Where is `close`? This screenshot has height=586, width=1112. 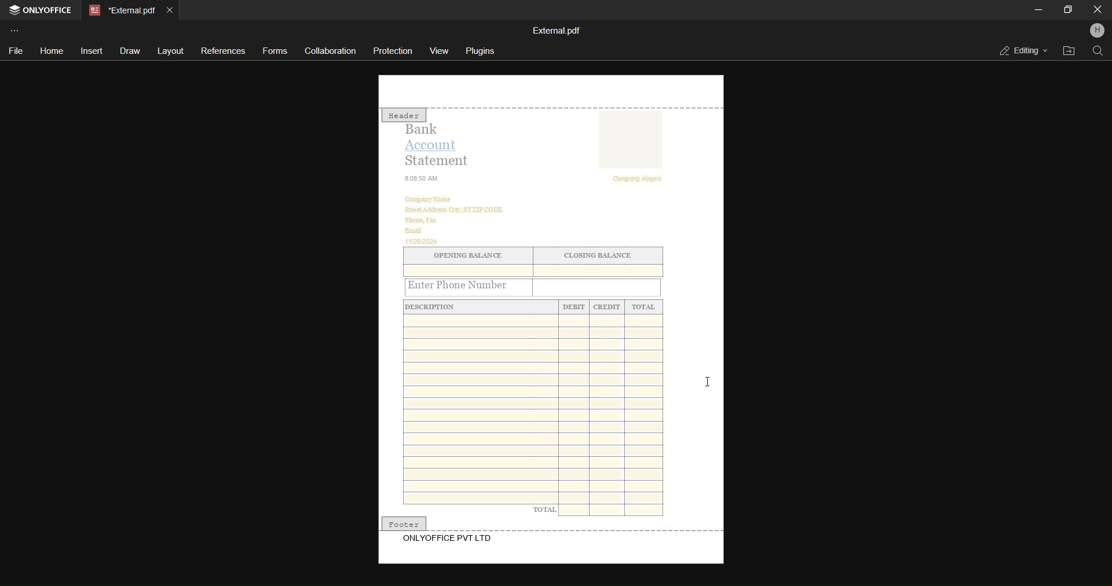
close is located at coordinates (1095, 9).